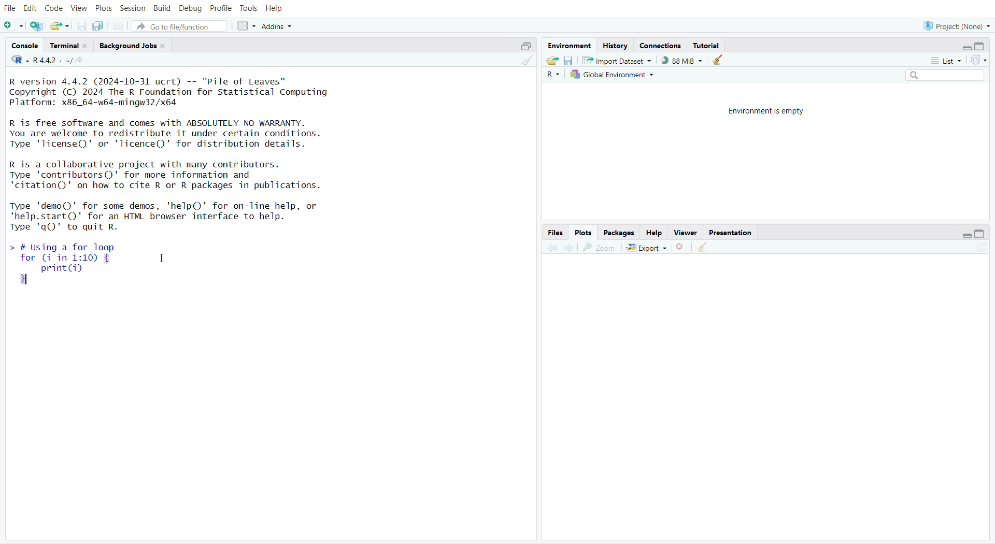 Image resolution: width=995 pixels, height=544 pixels. I want to click on cursor, so click(161, 259).